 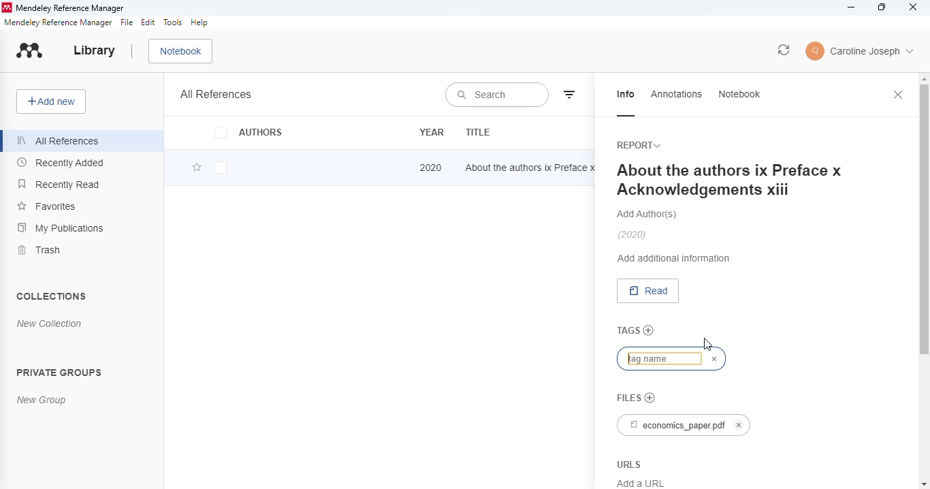 I want to click on all references, so click(x=58, y=140).